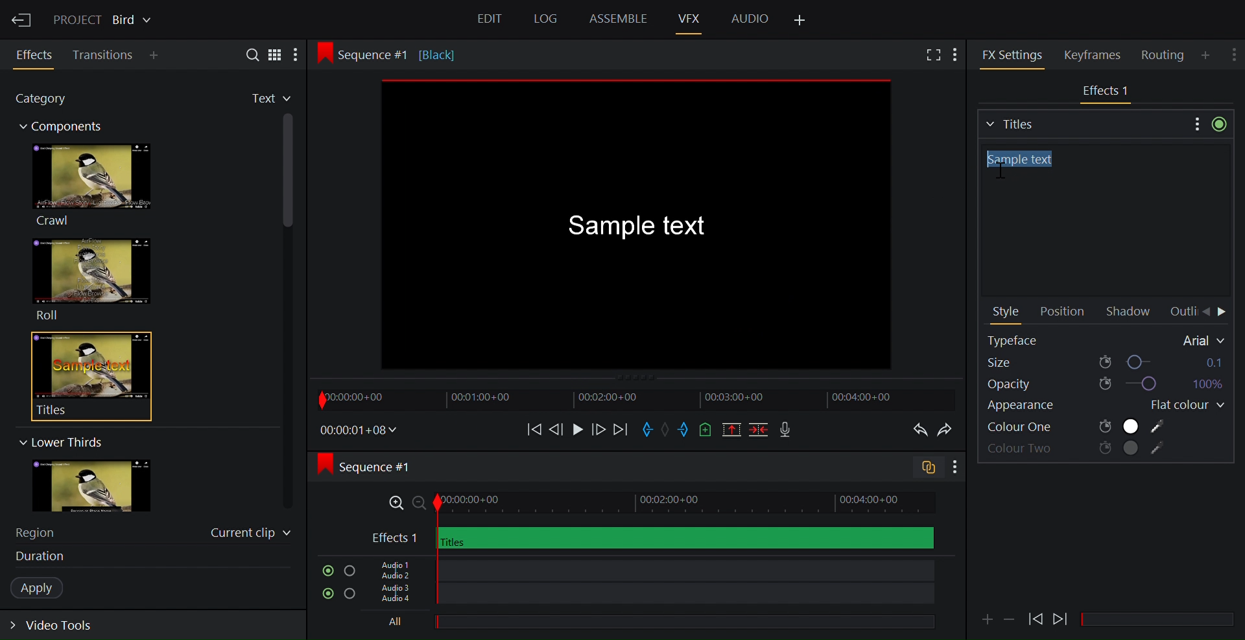 This screenshot has width=1245, height=640. I want to click on Routing, so click(1165, 55).